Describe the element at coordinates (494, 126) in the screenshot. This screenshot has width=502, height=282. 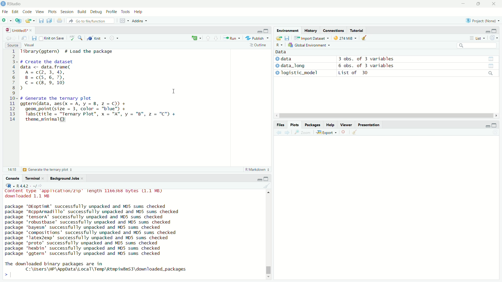
I see `maximise` at that location.